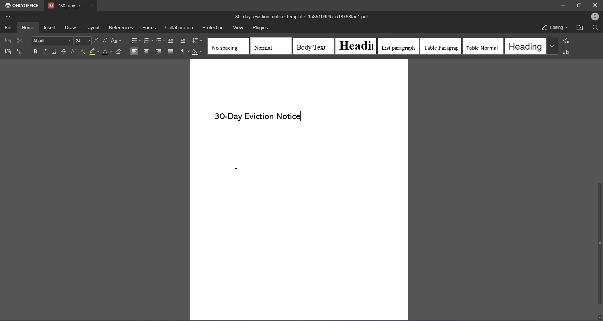 The width and height of the screenshot is (603, 321). Describe the element at coordinates (228, 47) in the screenshot. I see `no spacing` at that location.